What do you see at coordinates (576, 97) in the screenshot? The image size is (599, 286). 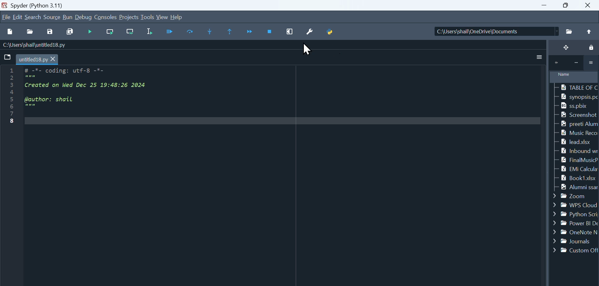 I see `synopsis.p..` at bounding box center [576, 97].